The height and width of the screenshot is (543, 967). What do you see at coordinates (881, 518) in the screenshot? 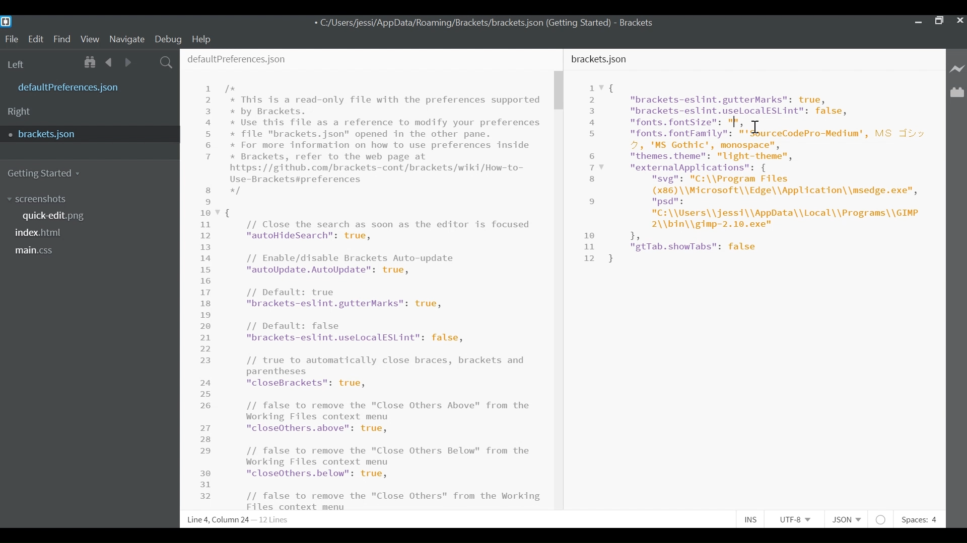
I see `No lintel available for JSON ` at bounding box center [881, 518].